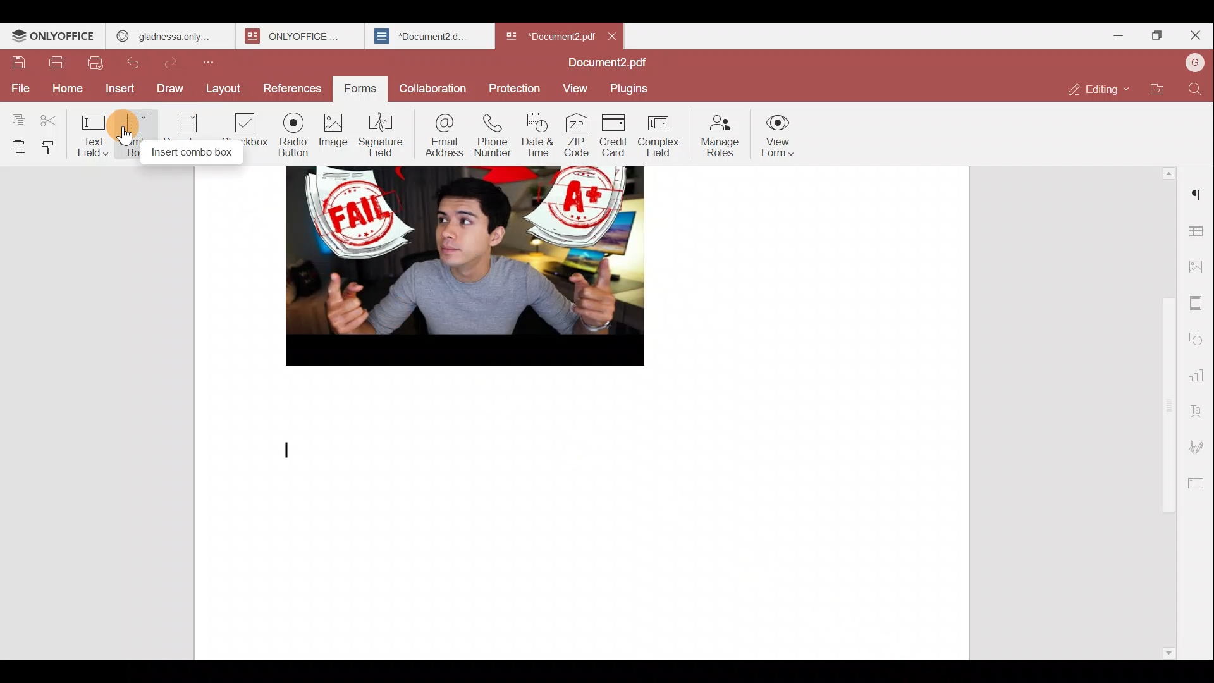  Describe the element at coordinates (1198, 444) in the screenshot. I see `Signature settings` at that location.